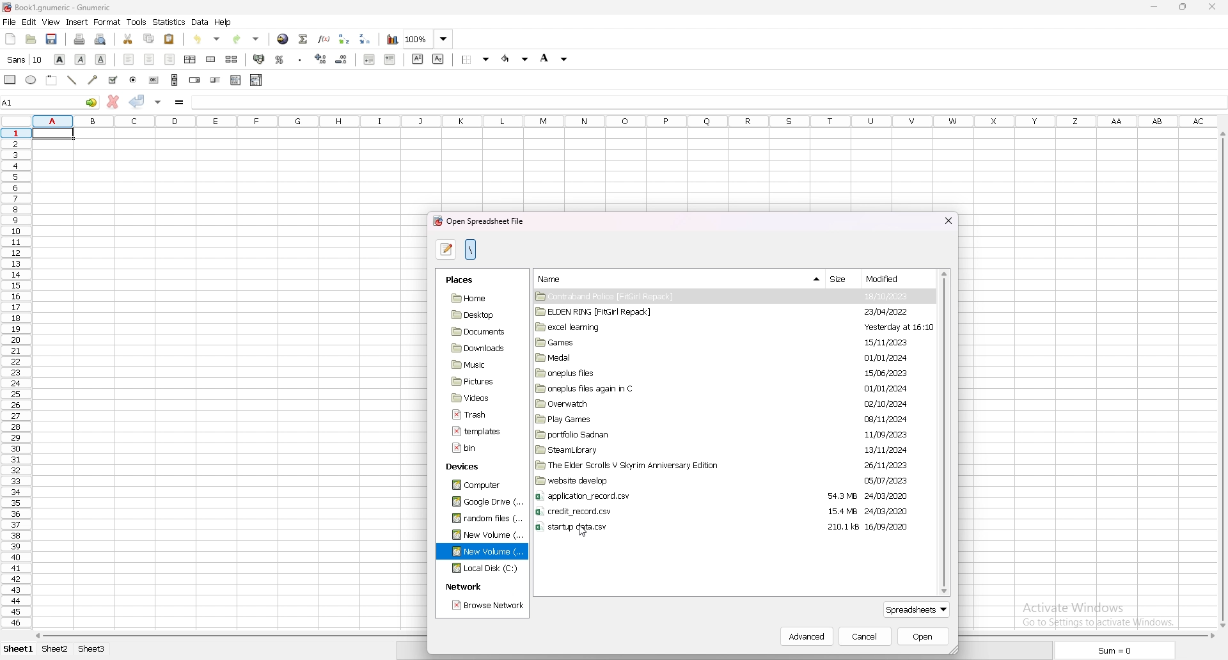  I want to click on zoom, so click(428, 40).